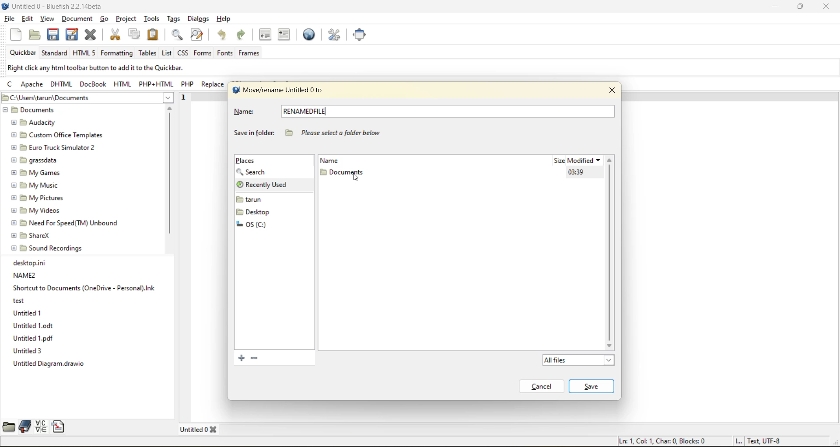 This screenshot has width=840, height=447. Describe the element at coordinates (28, 276) in the screenshot. I see `NAME2` at that location.